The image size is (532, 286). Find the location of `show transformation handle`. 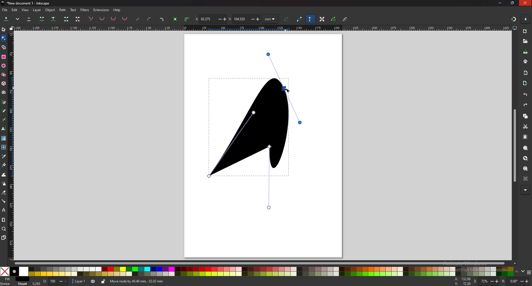

show transformation handle is located at coordinates (323, 19).